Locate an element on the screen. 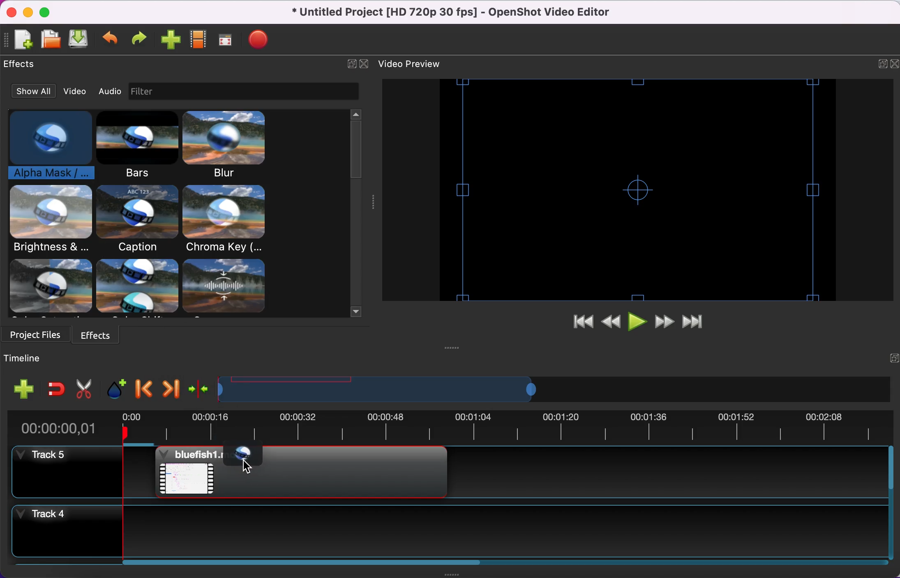 Image resolution: width=900 pixels, height=578 pixels. close is located at coordinates (894, 67).